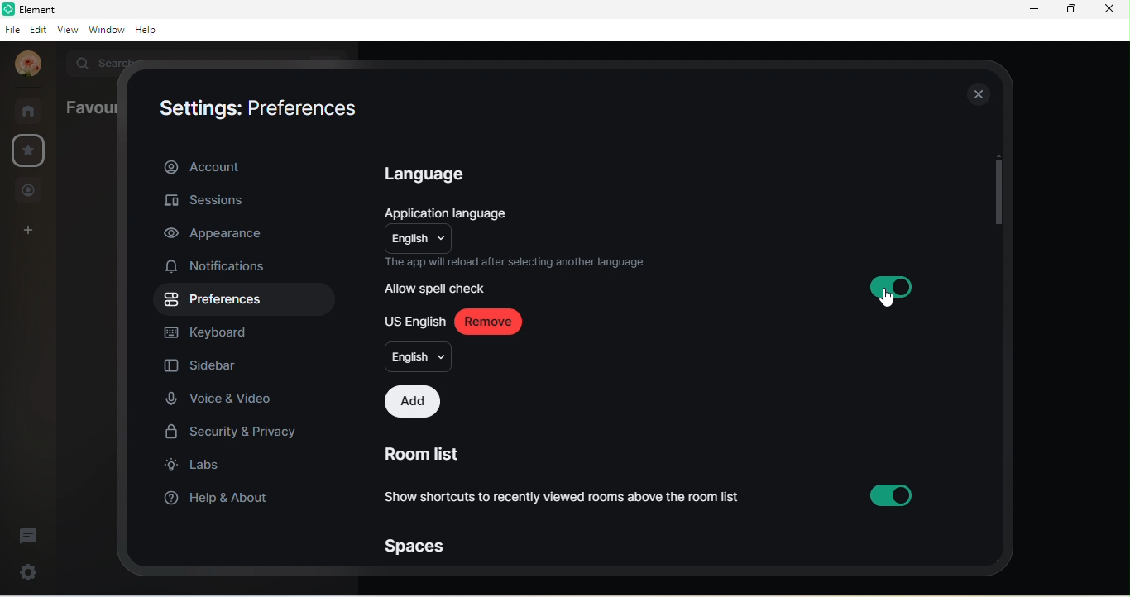 The width and height of the screenshot is (1130, 597). What do you see at coordinates (1038, 10) in the screenshot?
I see `minimize` at bounding box center [1038, 10].